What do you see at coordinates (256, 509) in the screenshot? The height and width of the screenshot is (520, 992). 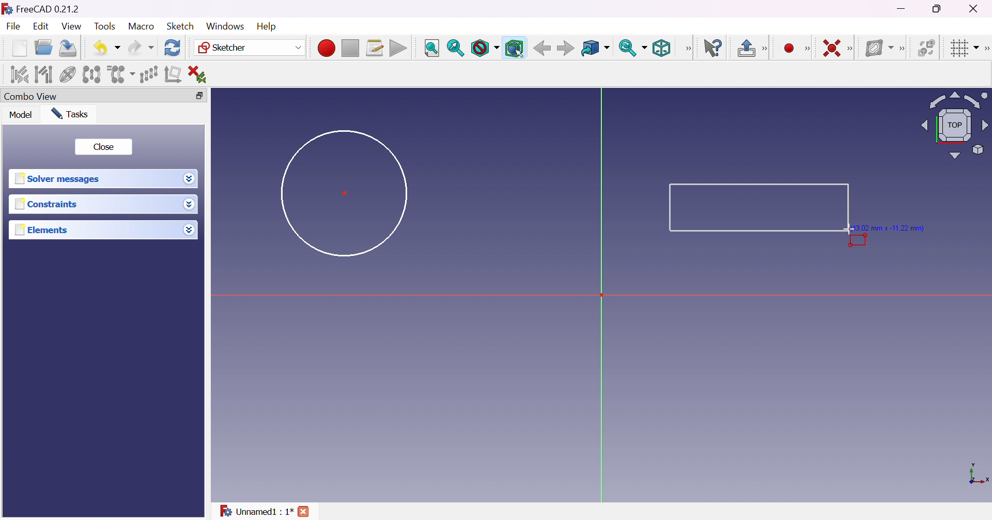 I see `Unnamed : 1*` at bounding box center [256, 509].